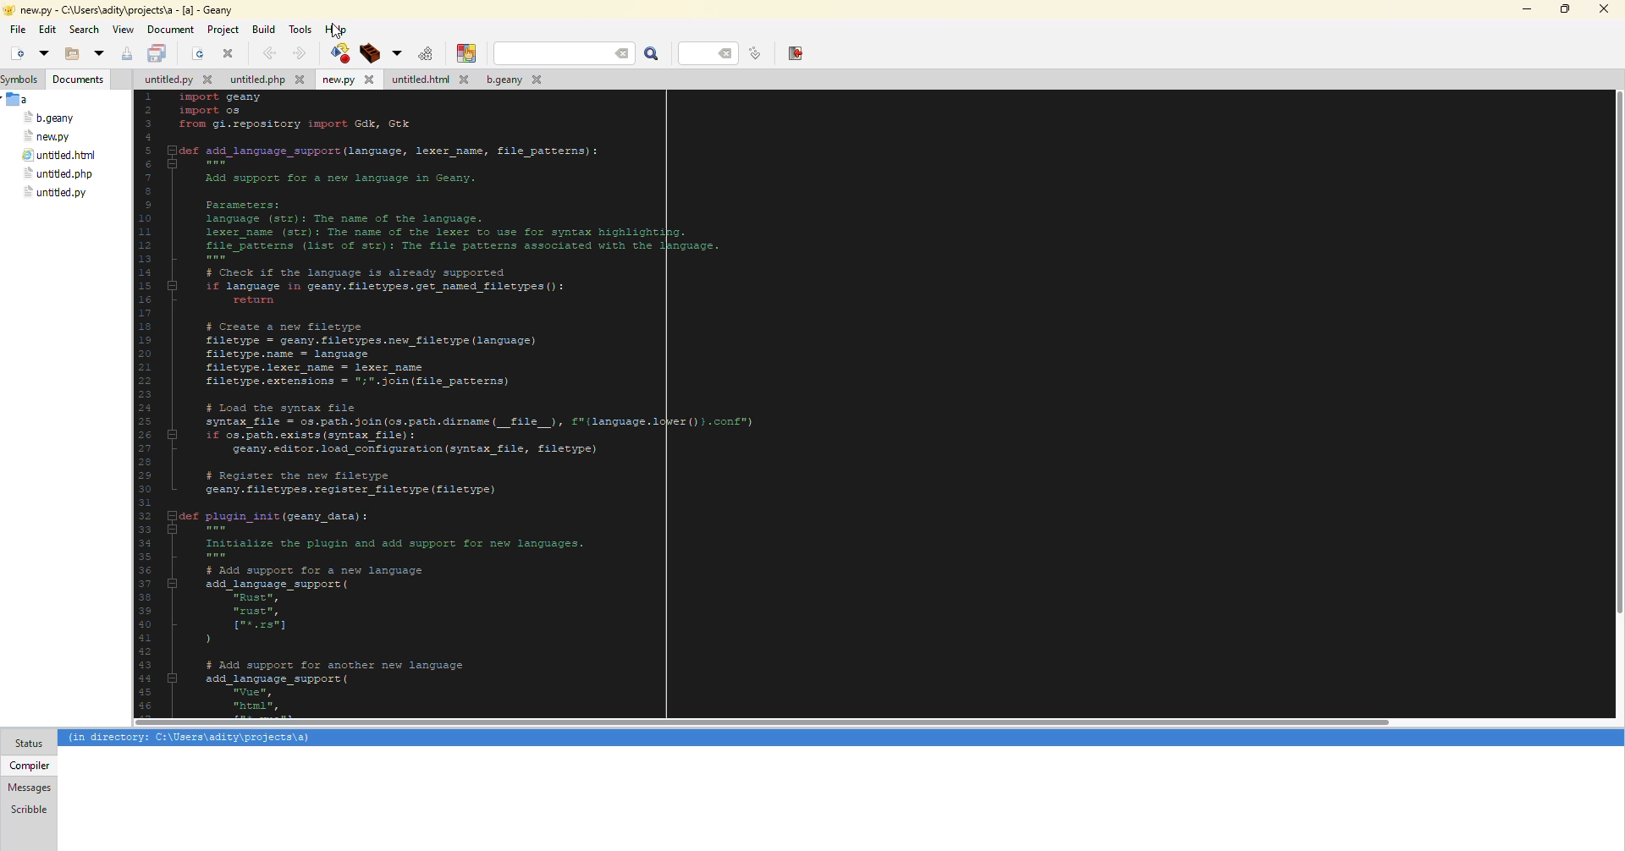 Image resolution: width=1625 pixels, height=851 pixels. I want to click on search, so click(565, 53).